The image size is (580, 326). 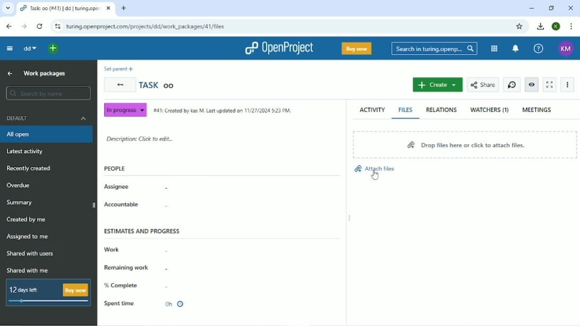 I want to click on , so click(x=376, y=174).